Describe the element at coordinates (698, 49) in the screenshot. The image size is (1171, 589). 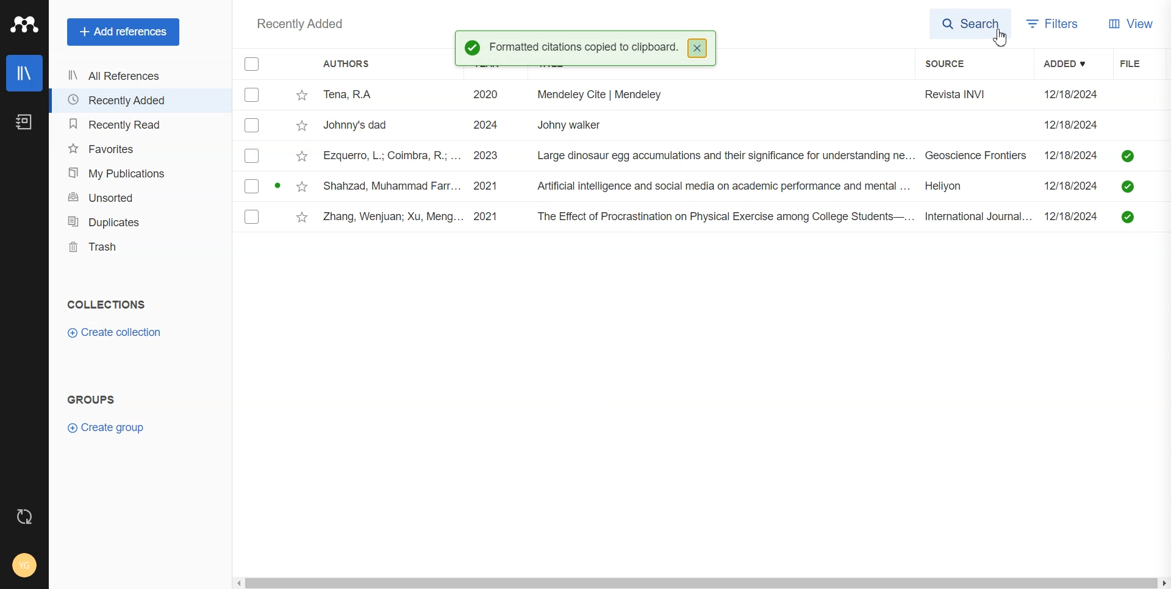
I see `close` at that location.